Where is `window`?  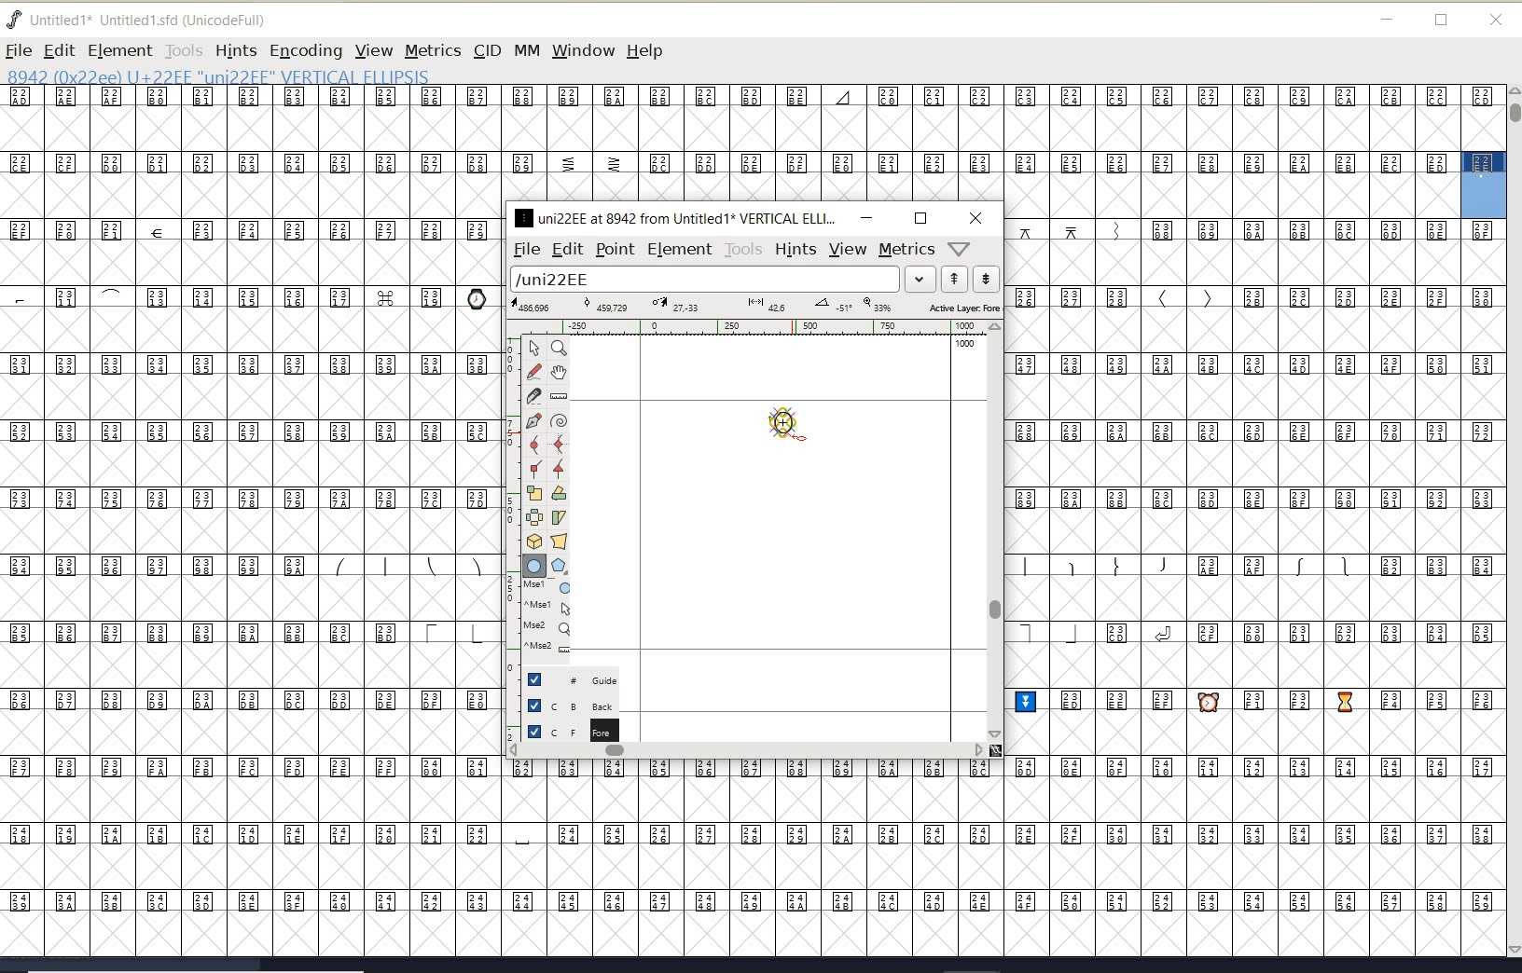 window is located at coordinates (582, 50).